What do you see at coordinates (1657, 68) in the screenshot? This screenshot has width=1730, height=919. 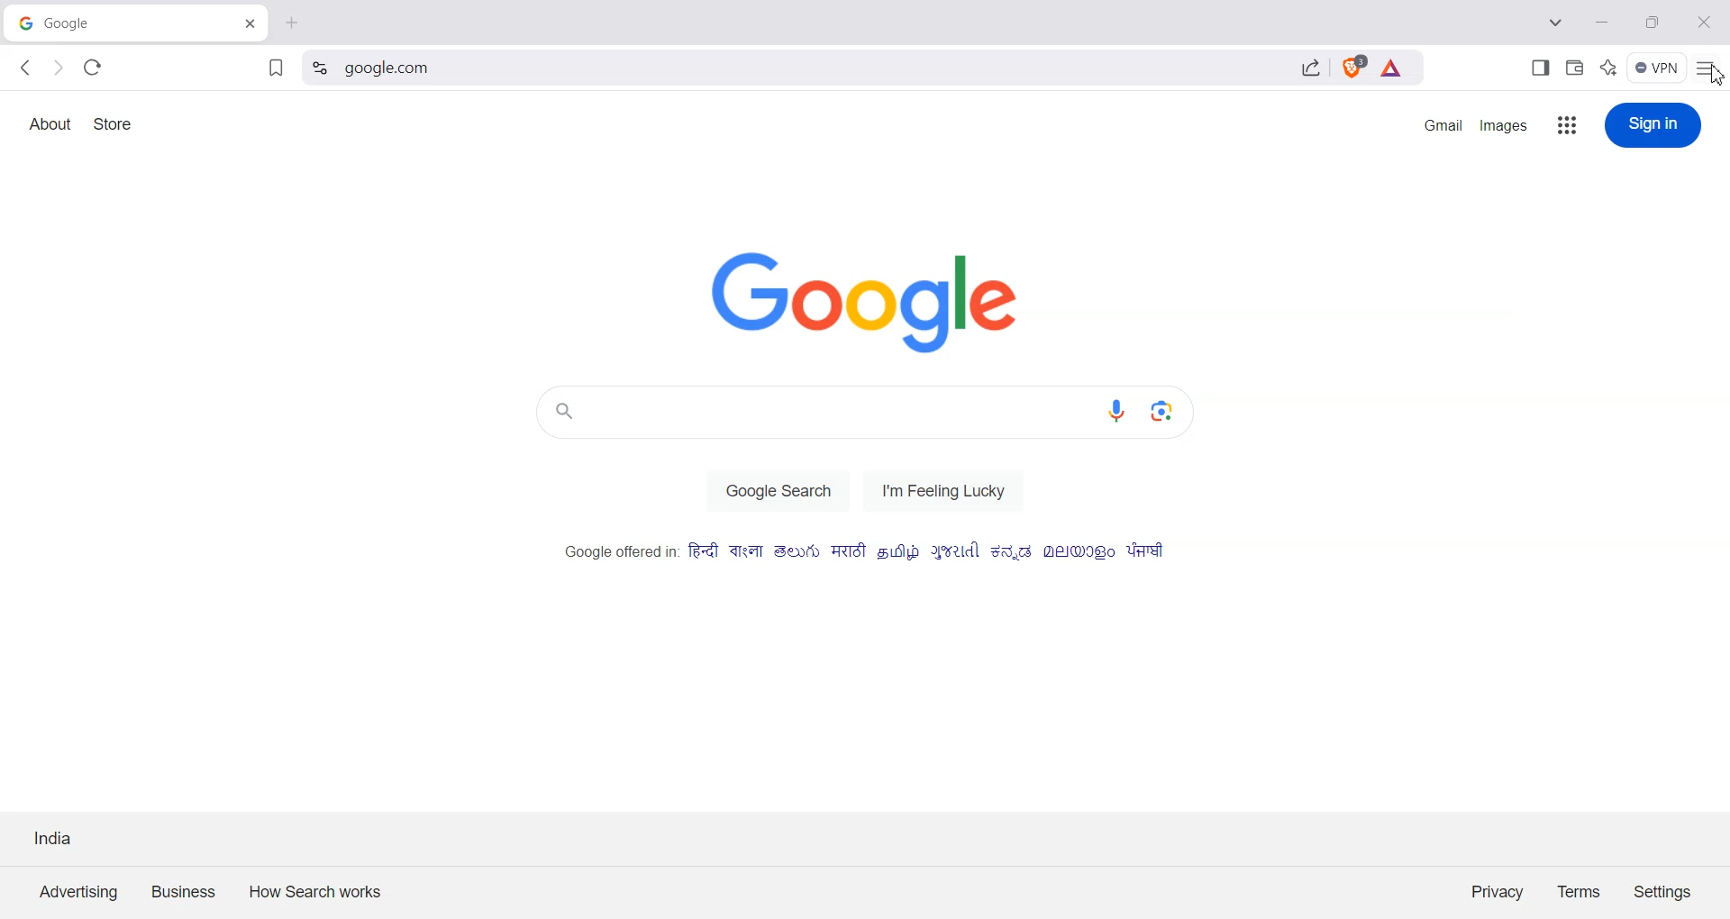 I see `` at bounding box center [1657, 68].